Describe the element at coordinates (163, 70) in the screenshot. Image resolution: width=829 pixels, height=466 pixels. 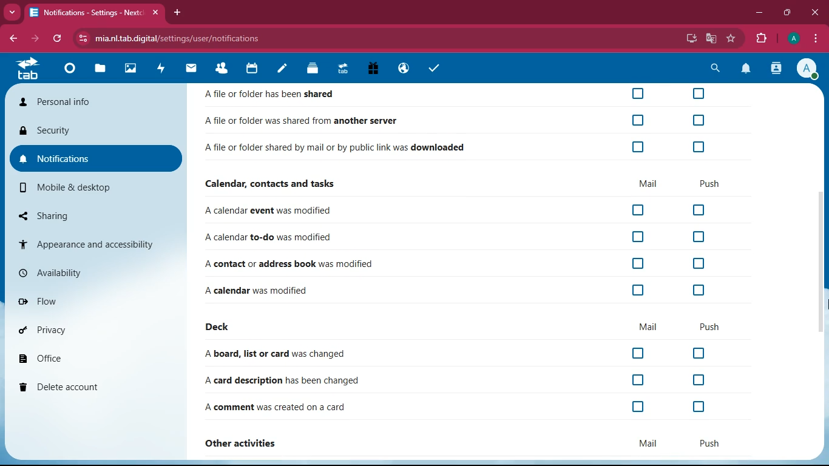
I see `activity` at that location.